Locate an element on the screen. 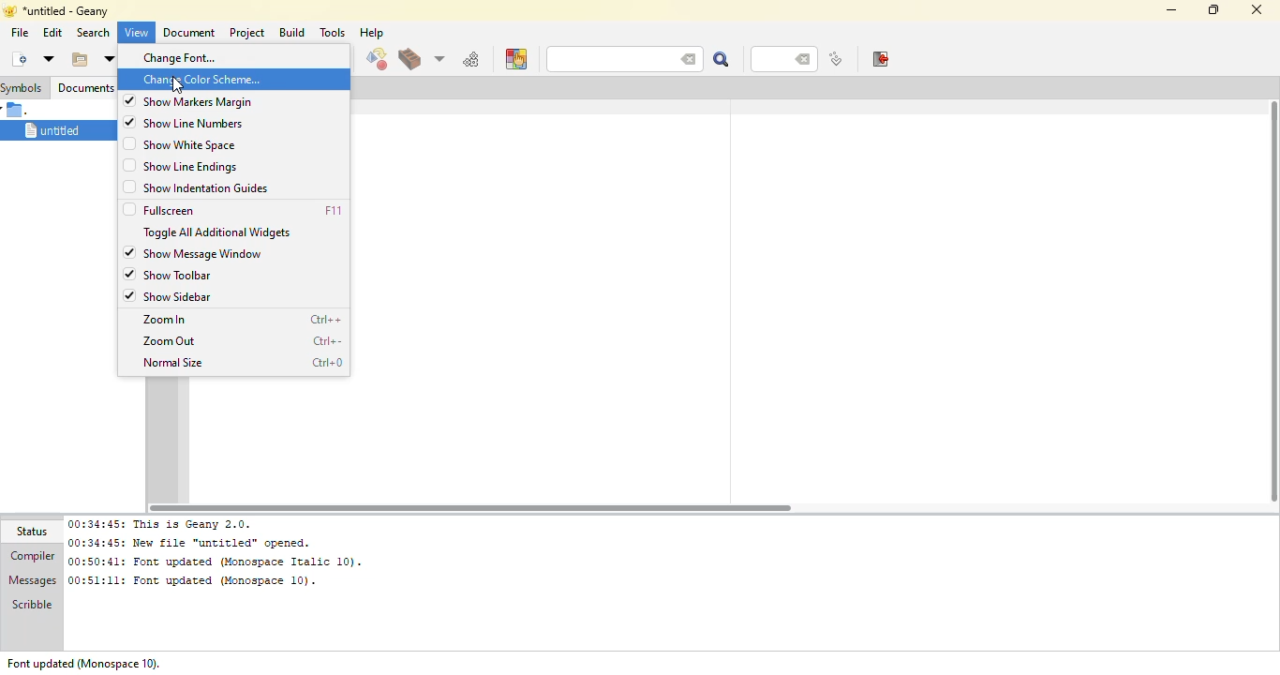  ctrl++ is located at coordinates (326, 320).